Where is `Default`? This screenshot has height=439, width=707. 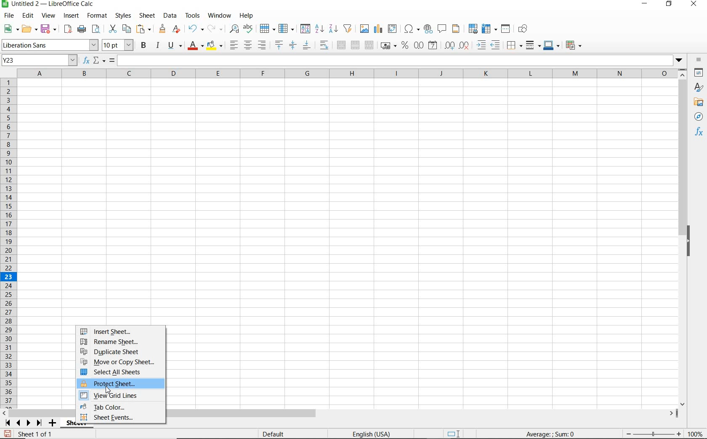
Default is located at coordinates (278, 432).